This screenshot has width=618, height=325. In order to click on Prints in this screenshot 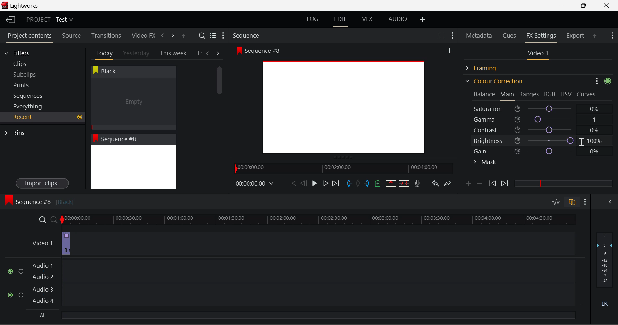, I will do `click(30, 84)`.